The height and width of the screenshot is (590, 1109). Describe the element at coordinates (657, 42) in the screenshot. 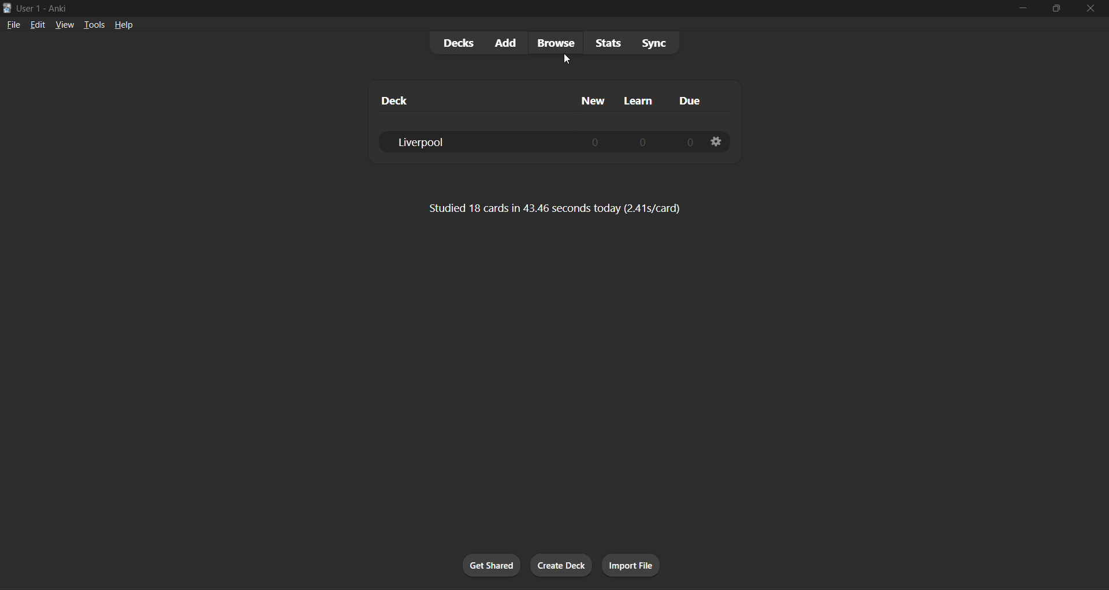

I see `sync` at that location.